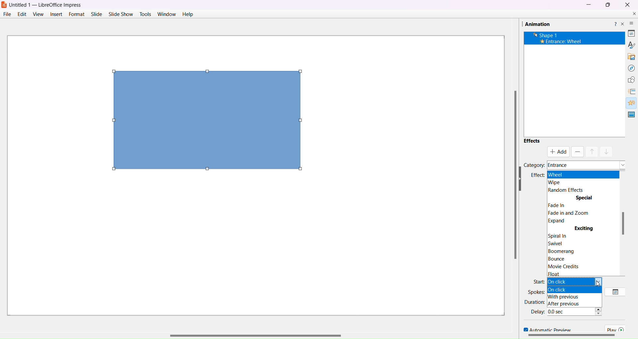 The width and height of the screenshot is (638, 339). What do you see at coordinates (534, 301) in the screenshot?
I see `Duration` at bounding box center [534, 301].